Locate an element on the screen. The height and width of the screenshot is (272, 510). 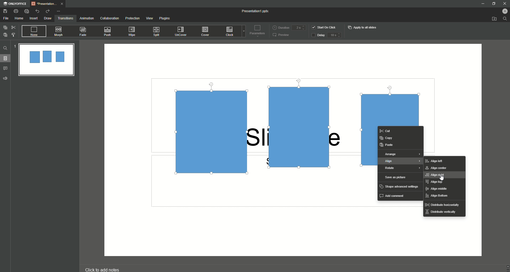
Parameters is located at coordinates (256, 31).